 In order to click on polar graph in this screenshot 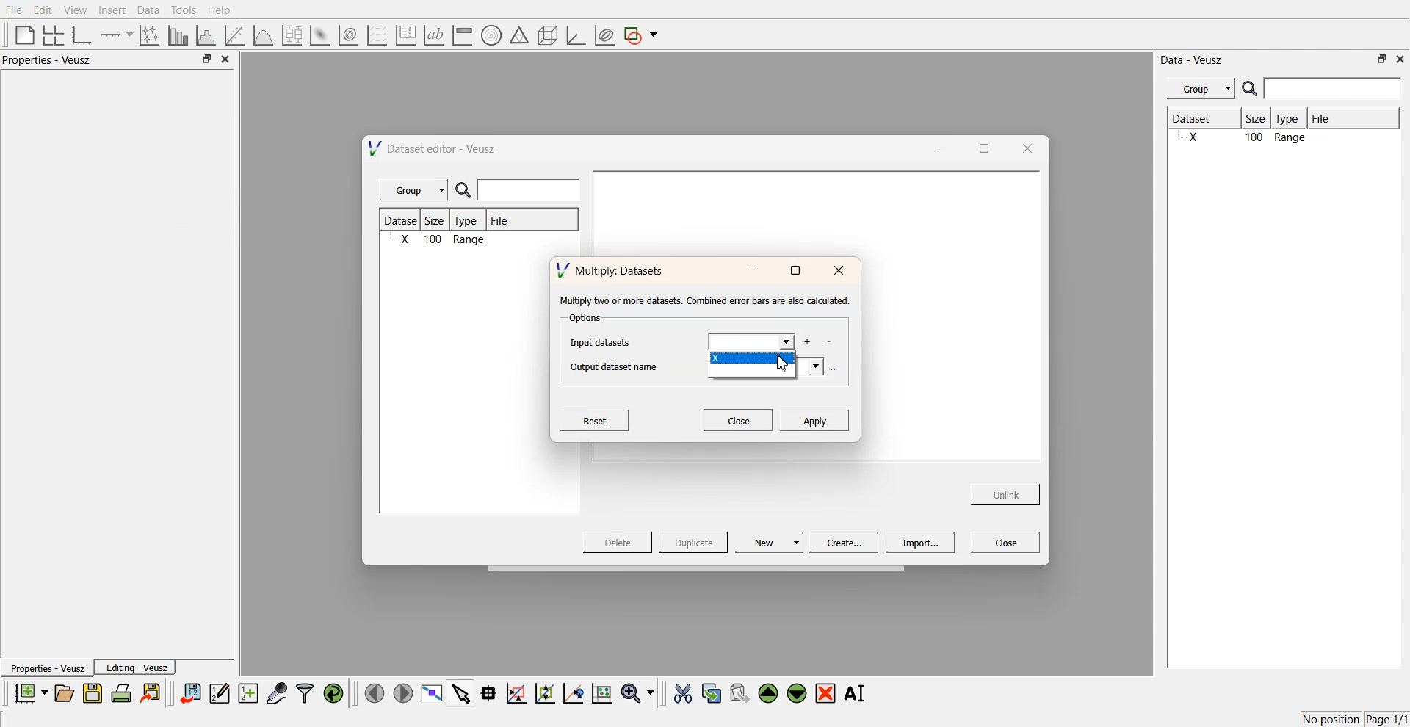, I will do `click(491, 37)`.